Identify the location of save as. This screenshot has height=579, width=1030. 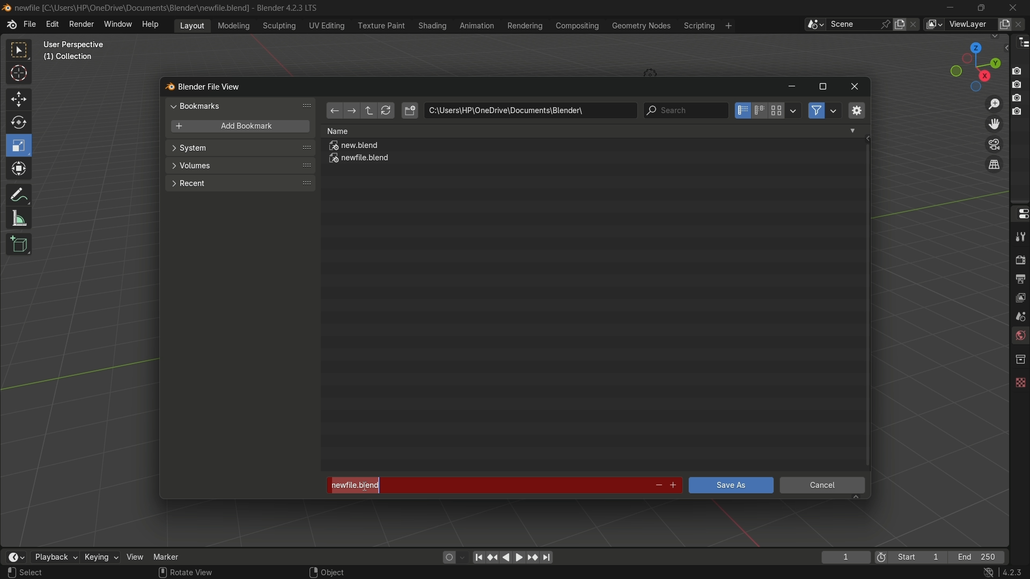
(730, 485).